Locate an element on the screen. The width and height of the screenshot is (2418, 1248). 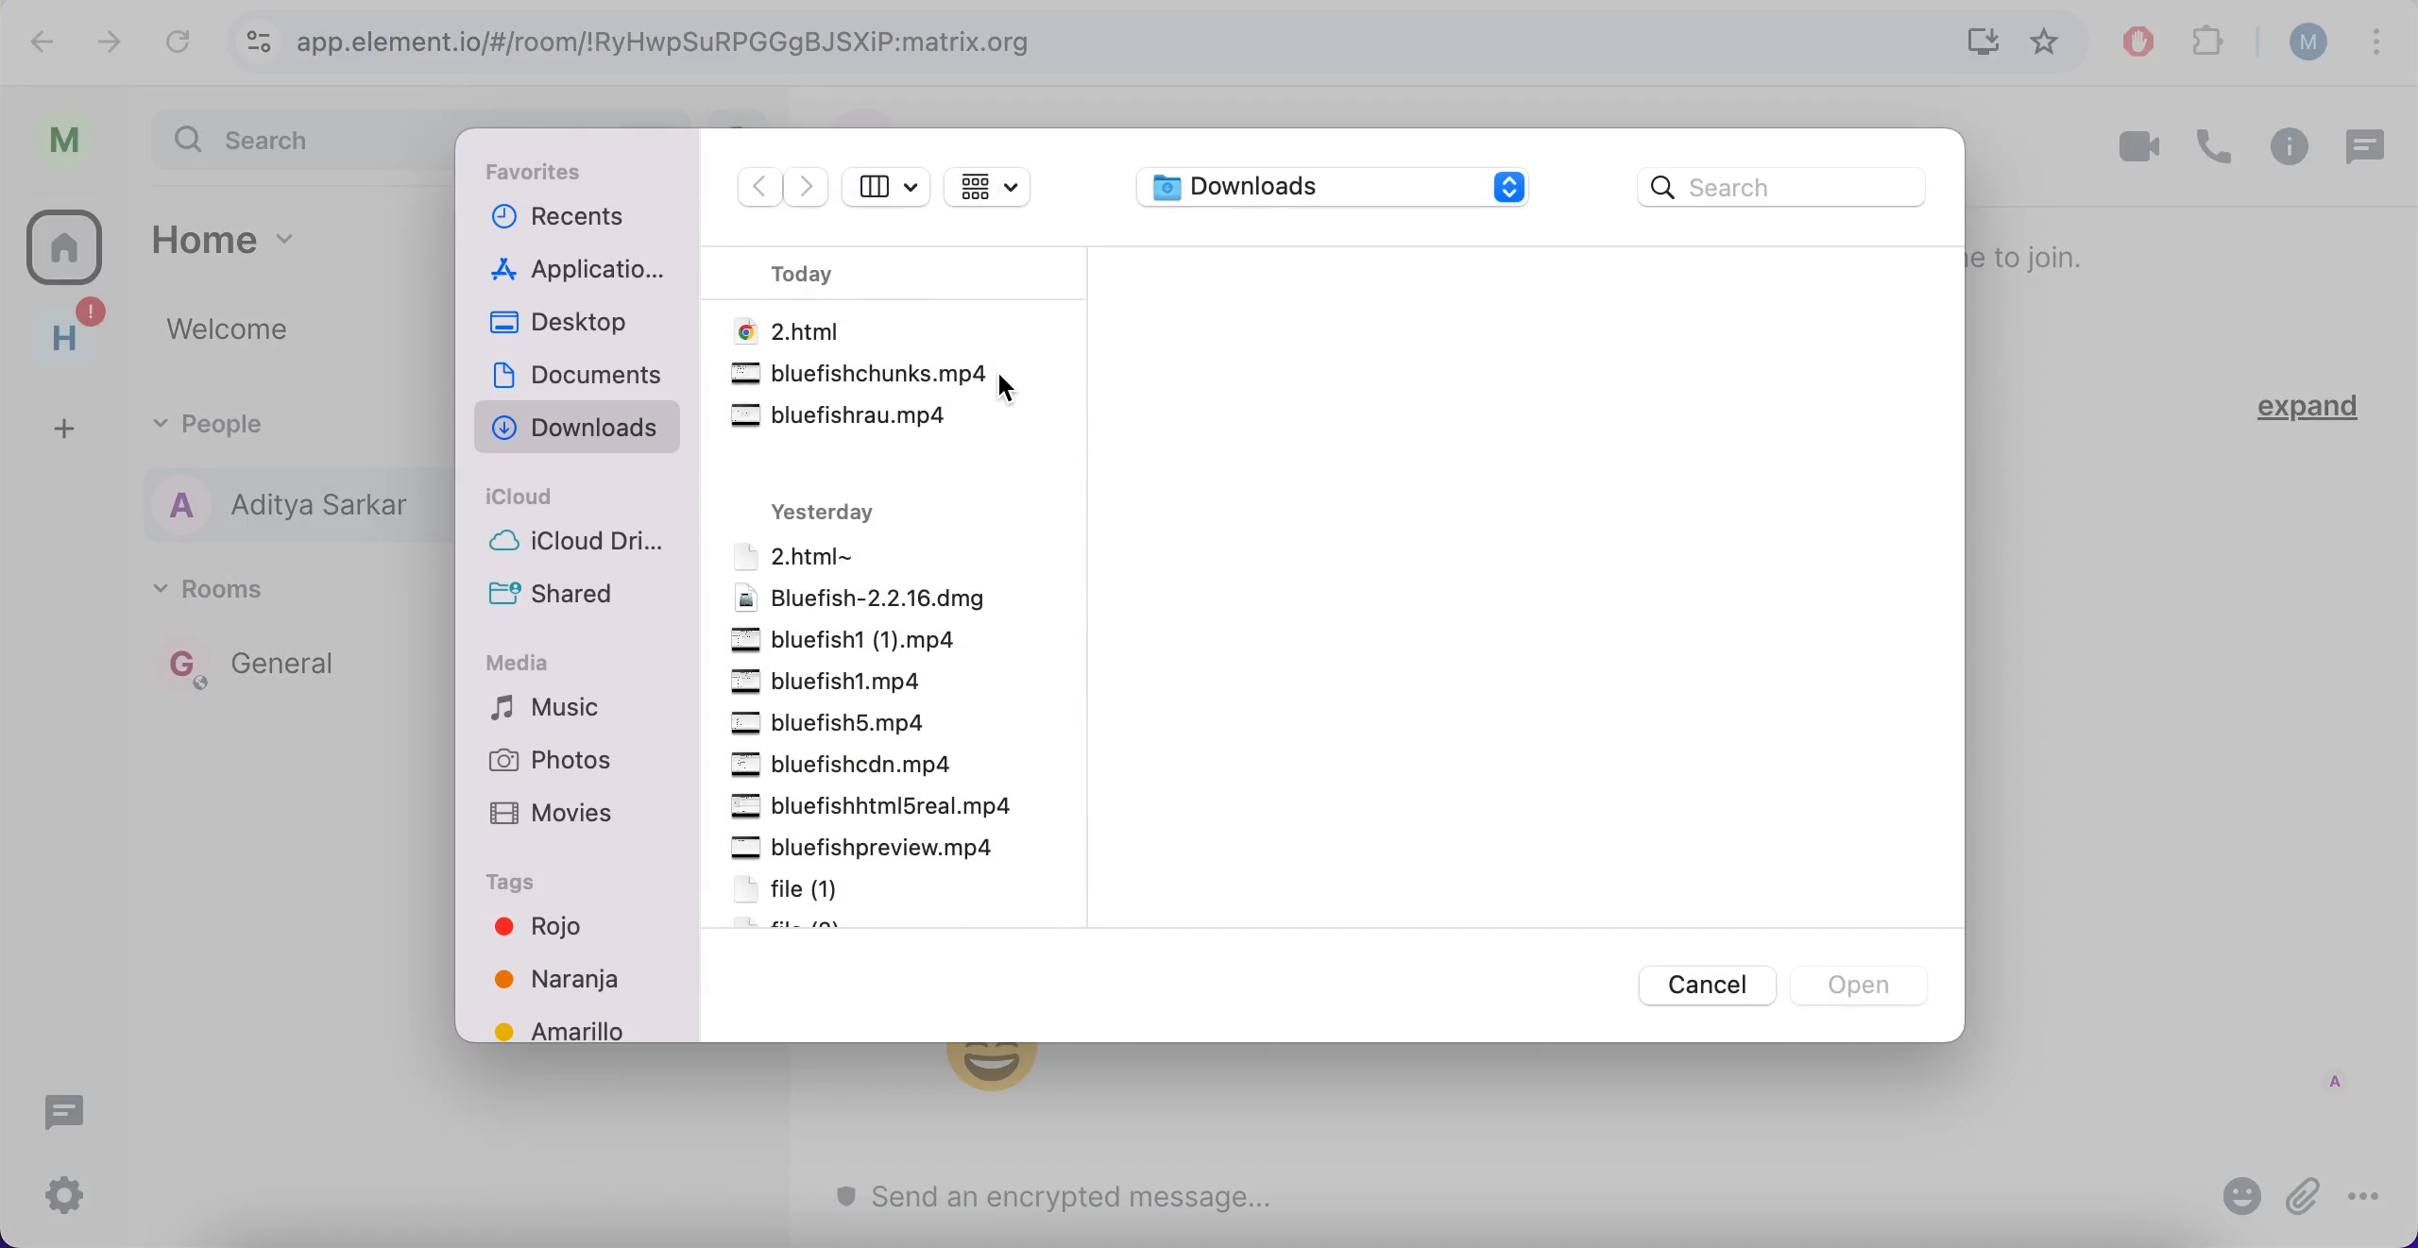
home is located at coordinates (295, 234).